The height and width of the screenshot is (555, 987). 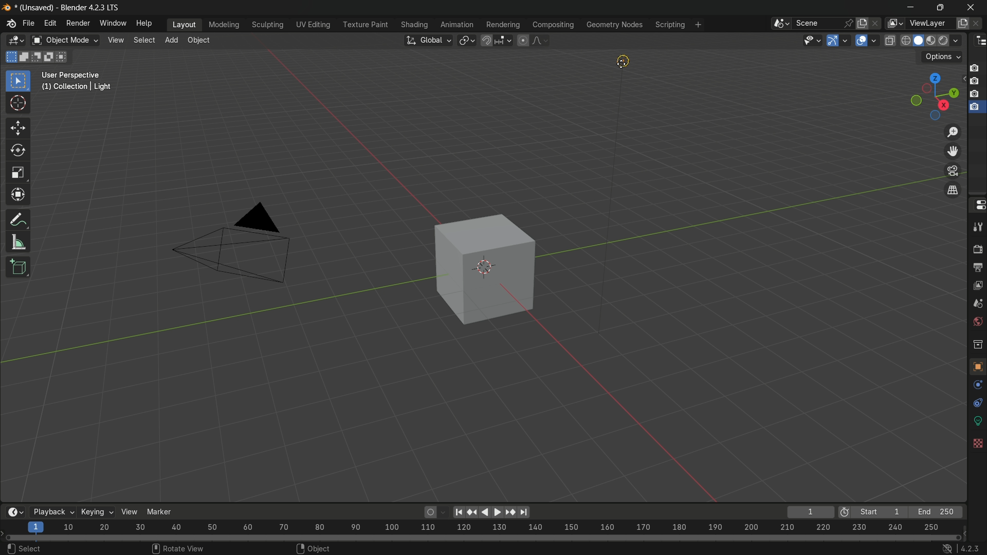 I want to click on collections, so click(x=976, y=344).